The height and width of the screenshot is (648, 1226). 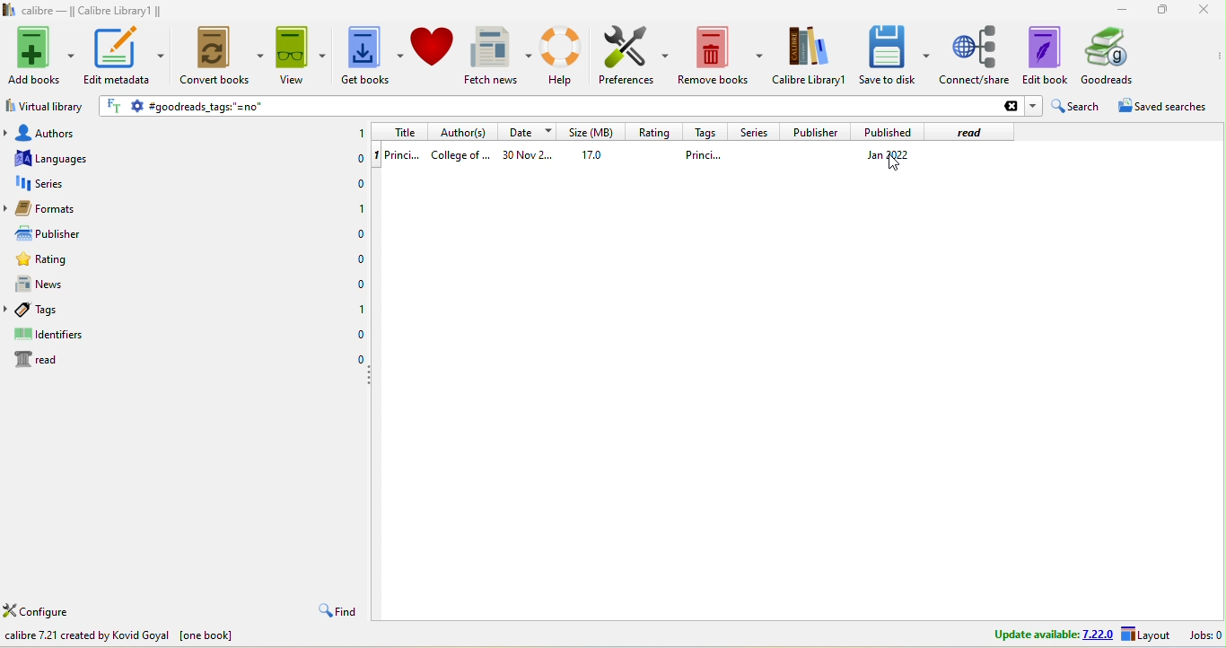 I want to click on 0, so click(x=359, y=333).